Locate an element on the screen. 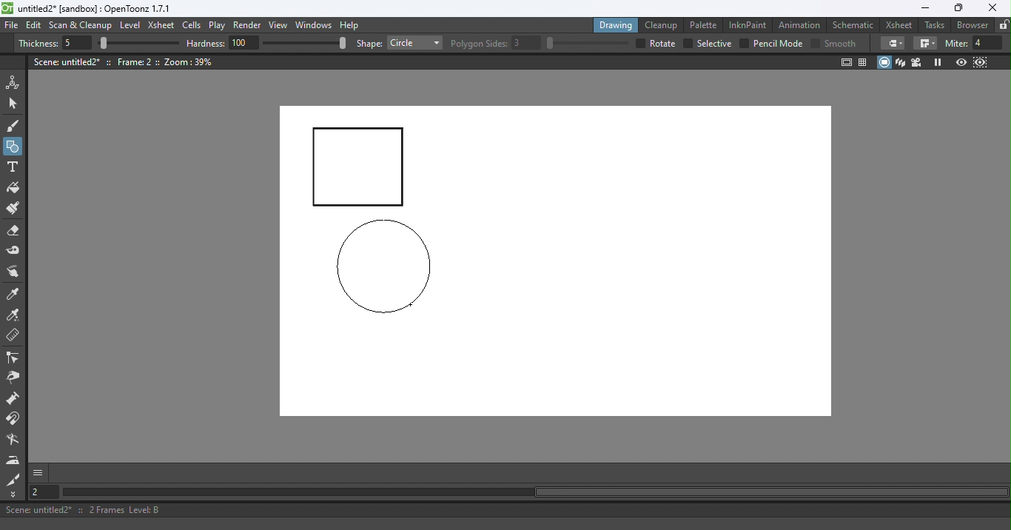 The height and width of the screenshot is (530, 1011). Horizontal scroll bar is located at coordinates (534, 492).